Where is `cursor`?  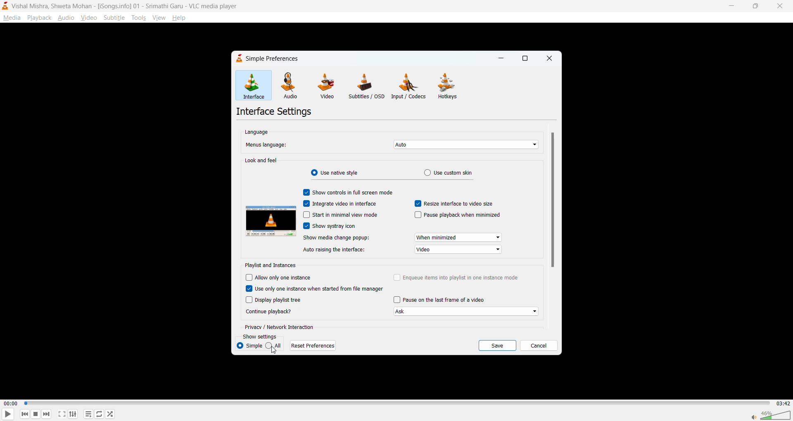
cursor is located at coordinates (273, 352).